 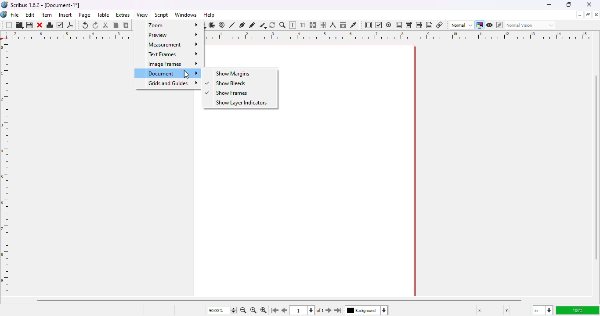 What do you see at coordinates (242, 73) in the screenshot?
I see `show margins` at bounding box center [242, 73].